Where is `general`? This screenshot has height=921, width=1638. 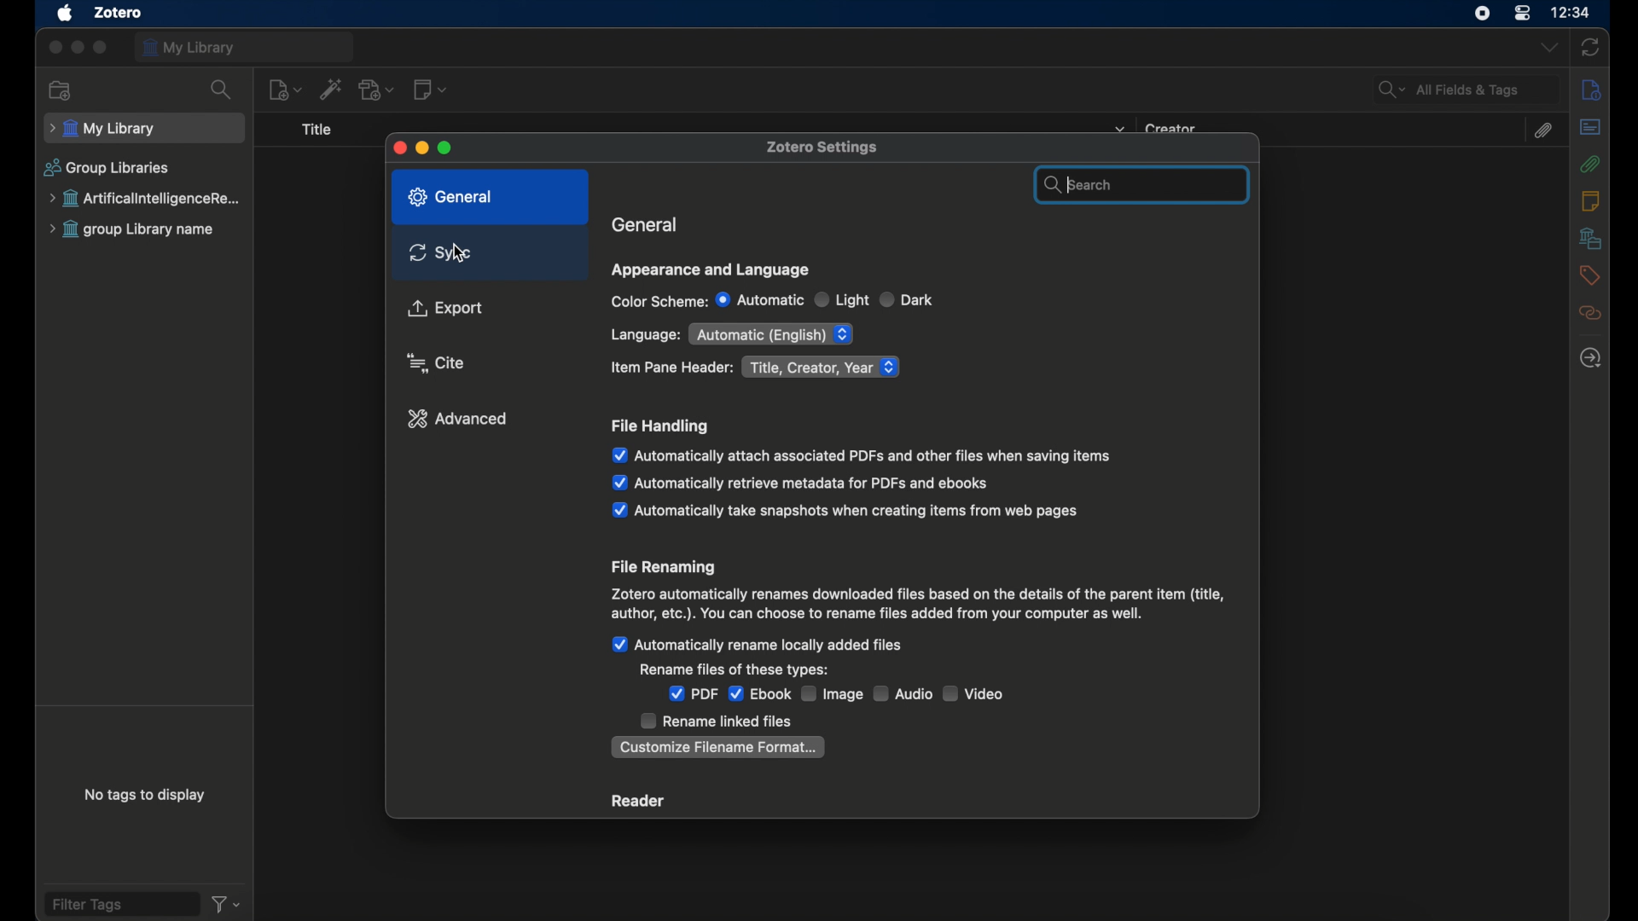
general is located at coordinates (648, 225).